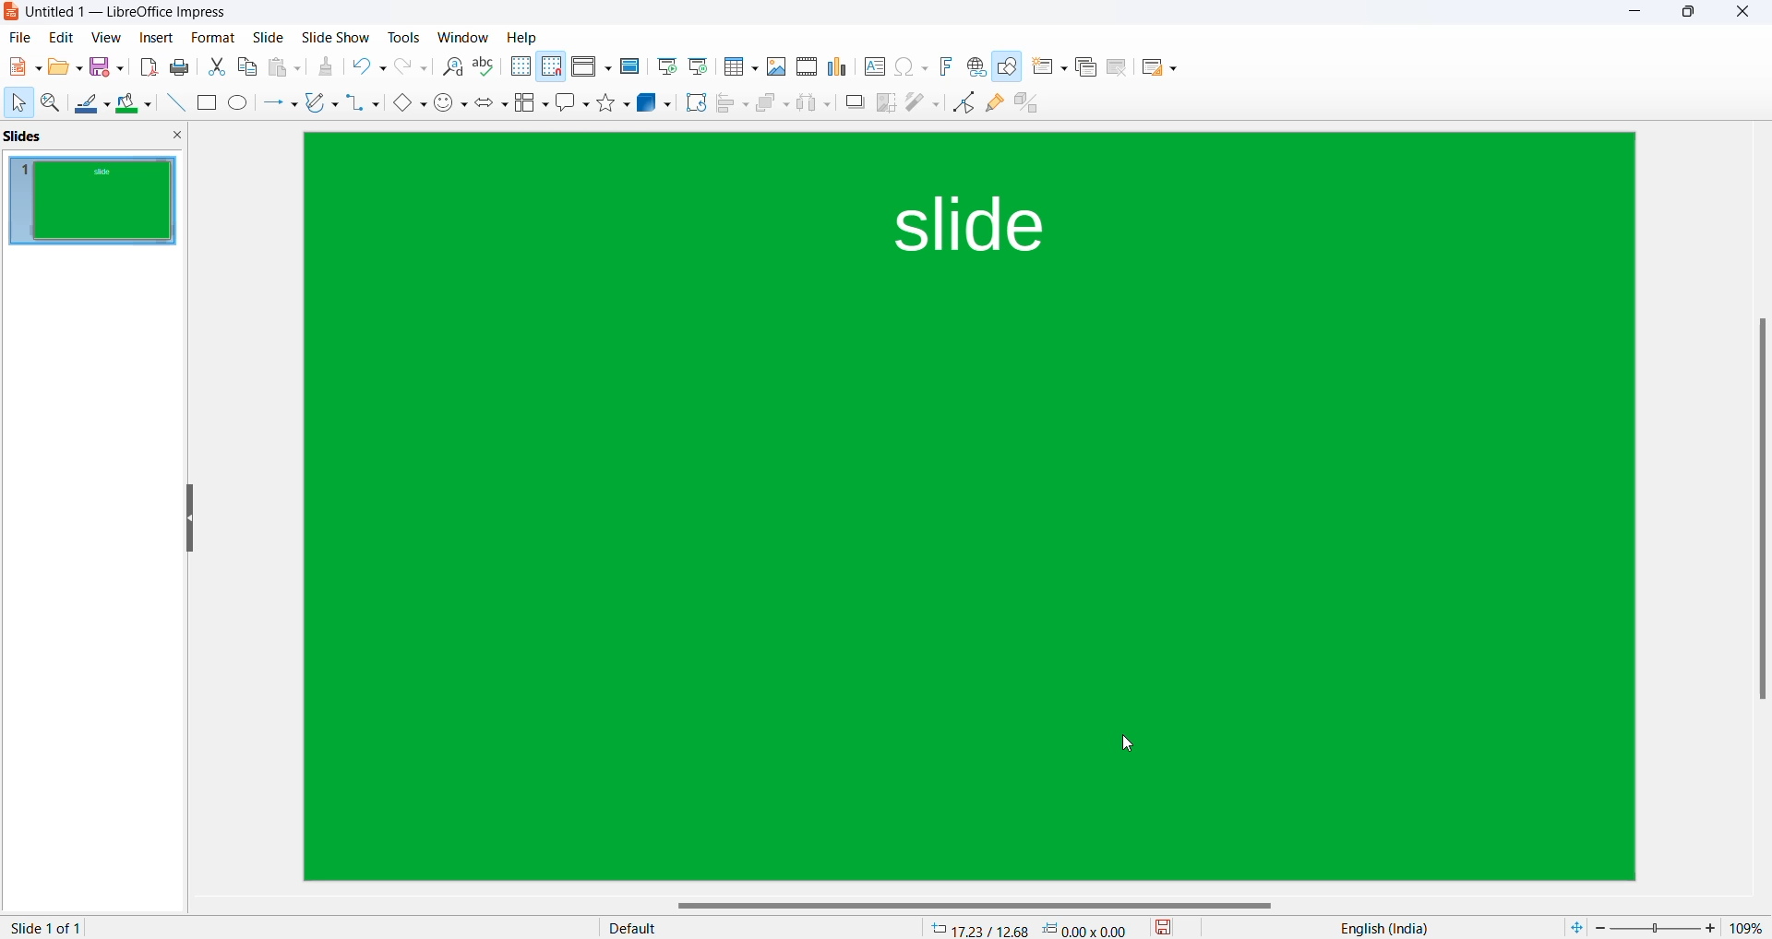  What do you see at coordinates (911, 67) in the screenshot?
I see `insert special characters` at bounding box center [911, 67].